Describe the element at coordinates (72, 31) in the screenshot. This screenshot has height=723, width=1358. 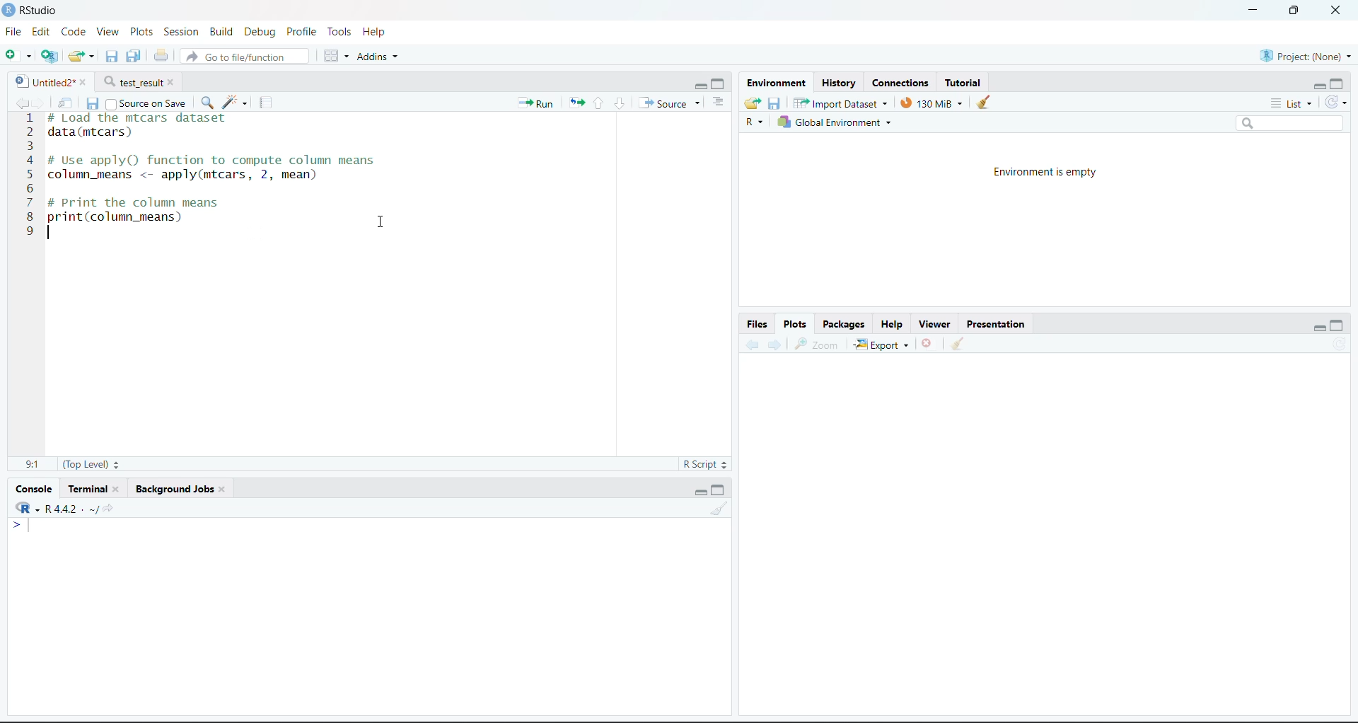
I see `Code` at that location.